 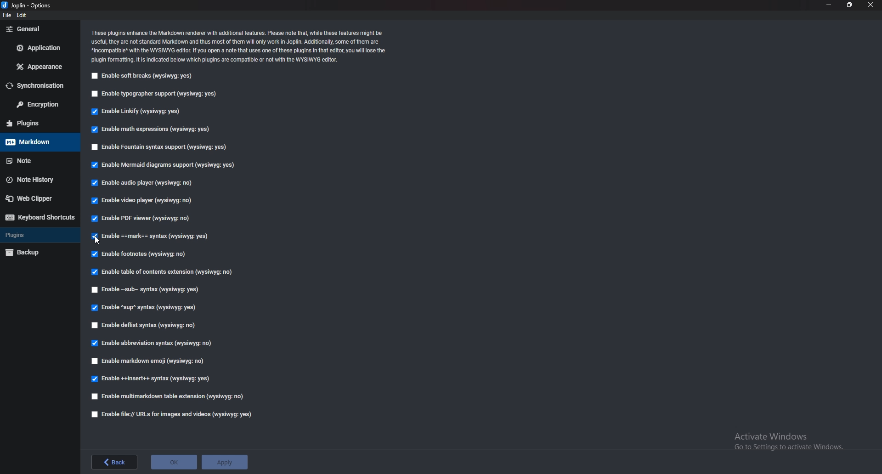 I want to click on Web clipper, so click(x=36, y=199).